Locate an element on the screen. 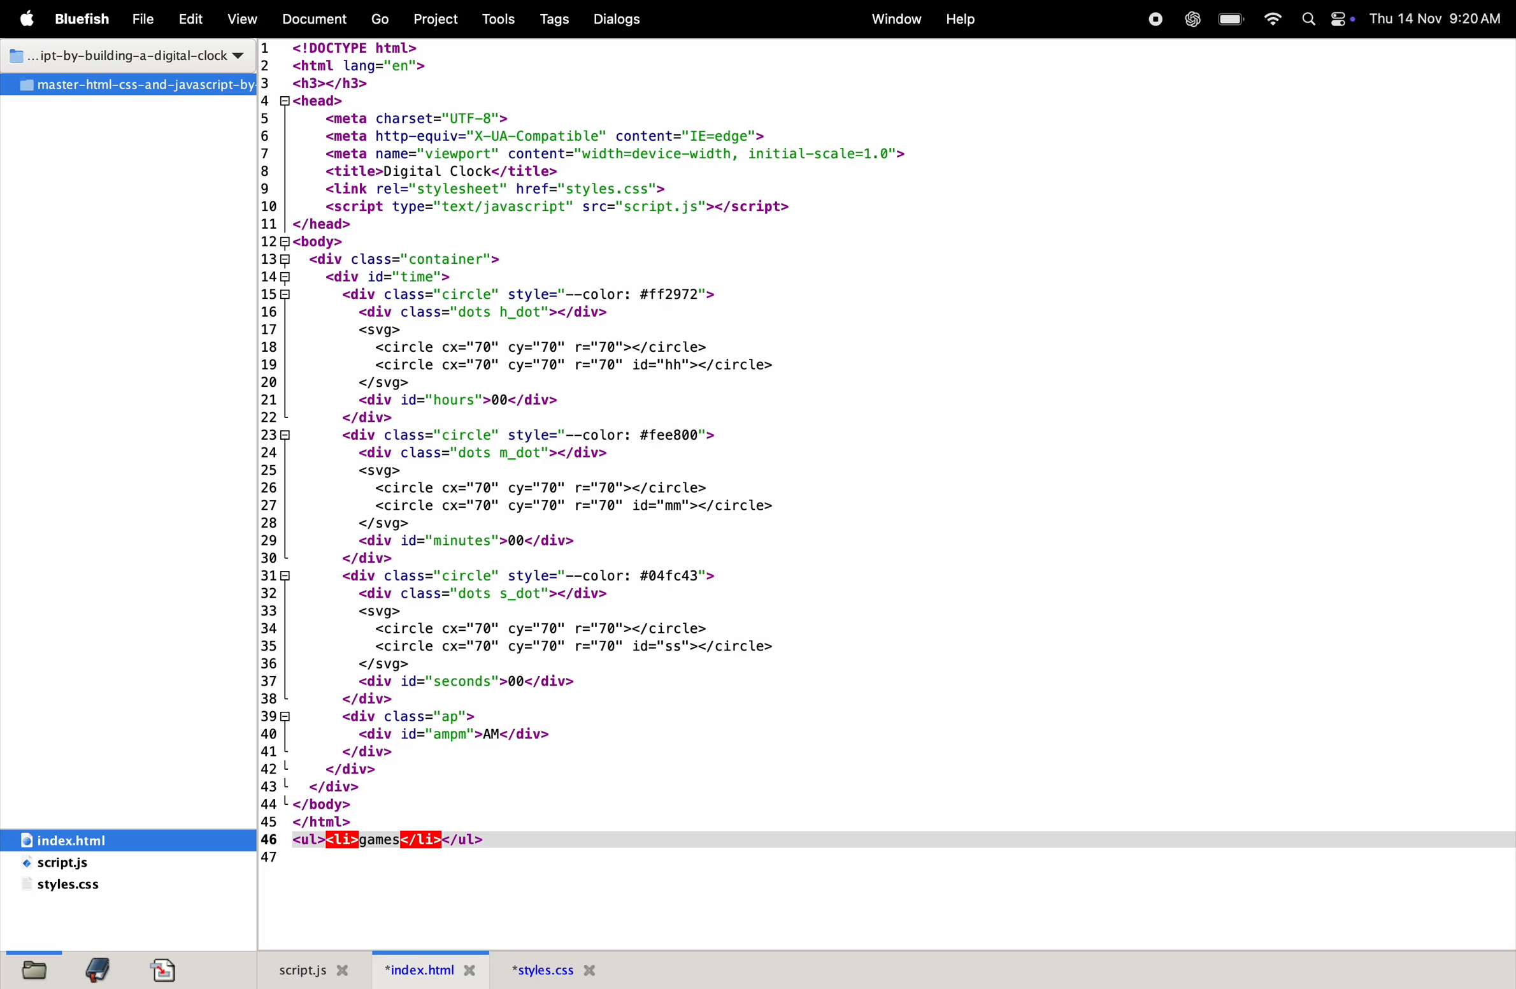 The image size is (1516, 989). tools is located at coordinates (499, 19).